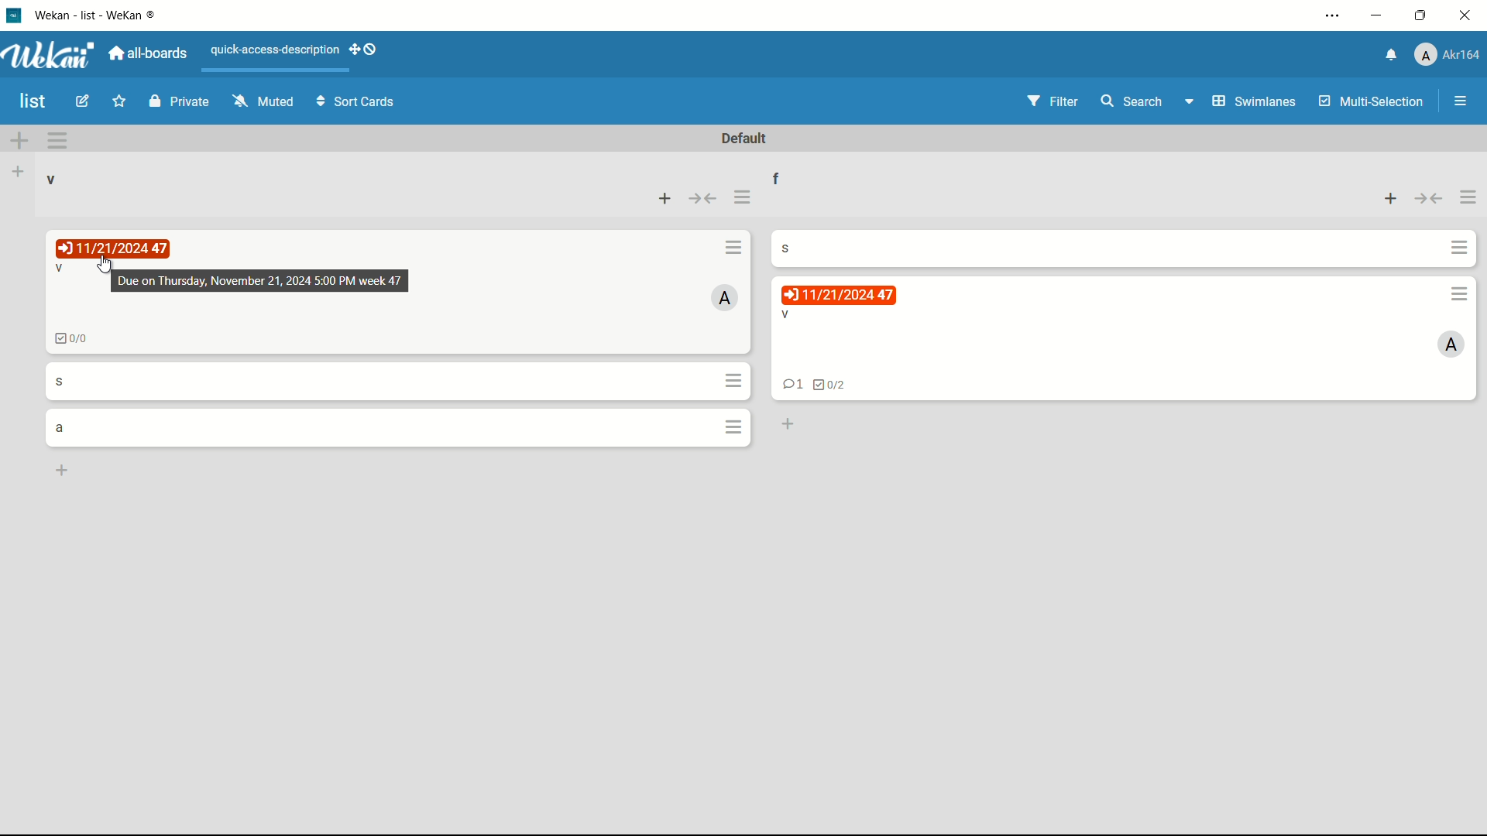  I want to click on add list, so click(20, 171).